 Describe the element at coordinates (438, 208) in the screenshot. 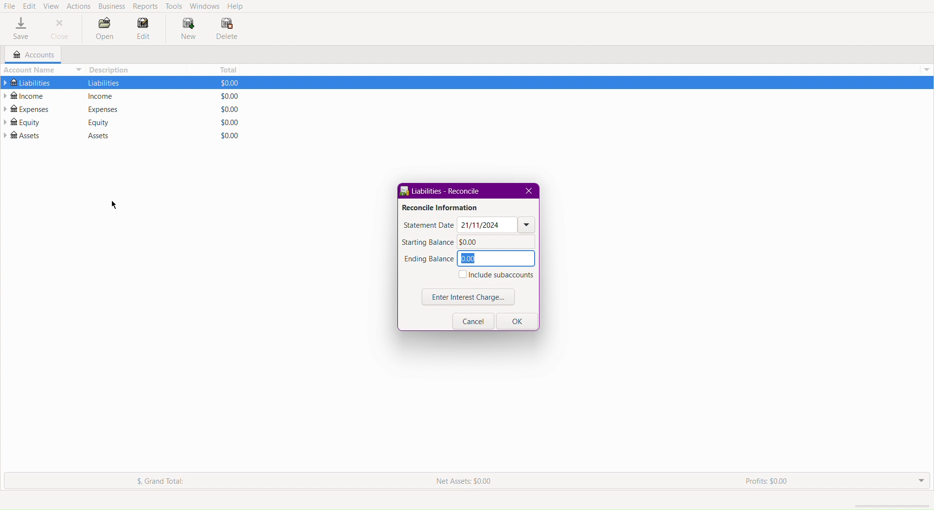

I see `Reconcile Information` at that location.